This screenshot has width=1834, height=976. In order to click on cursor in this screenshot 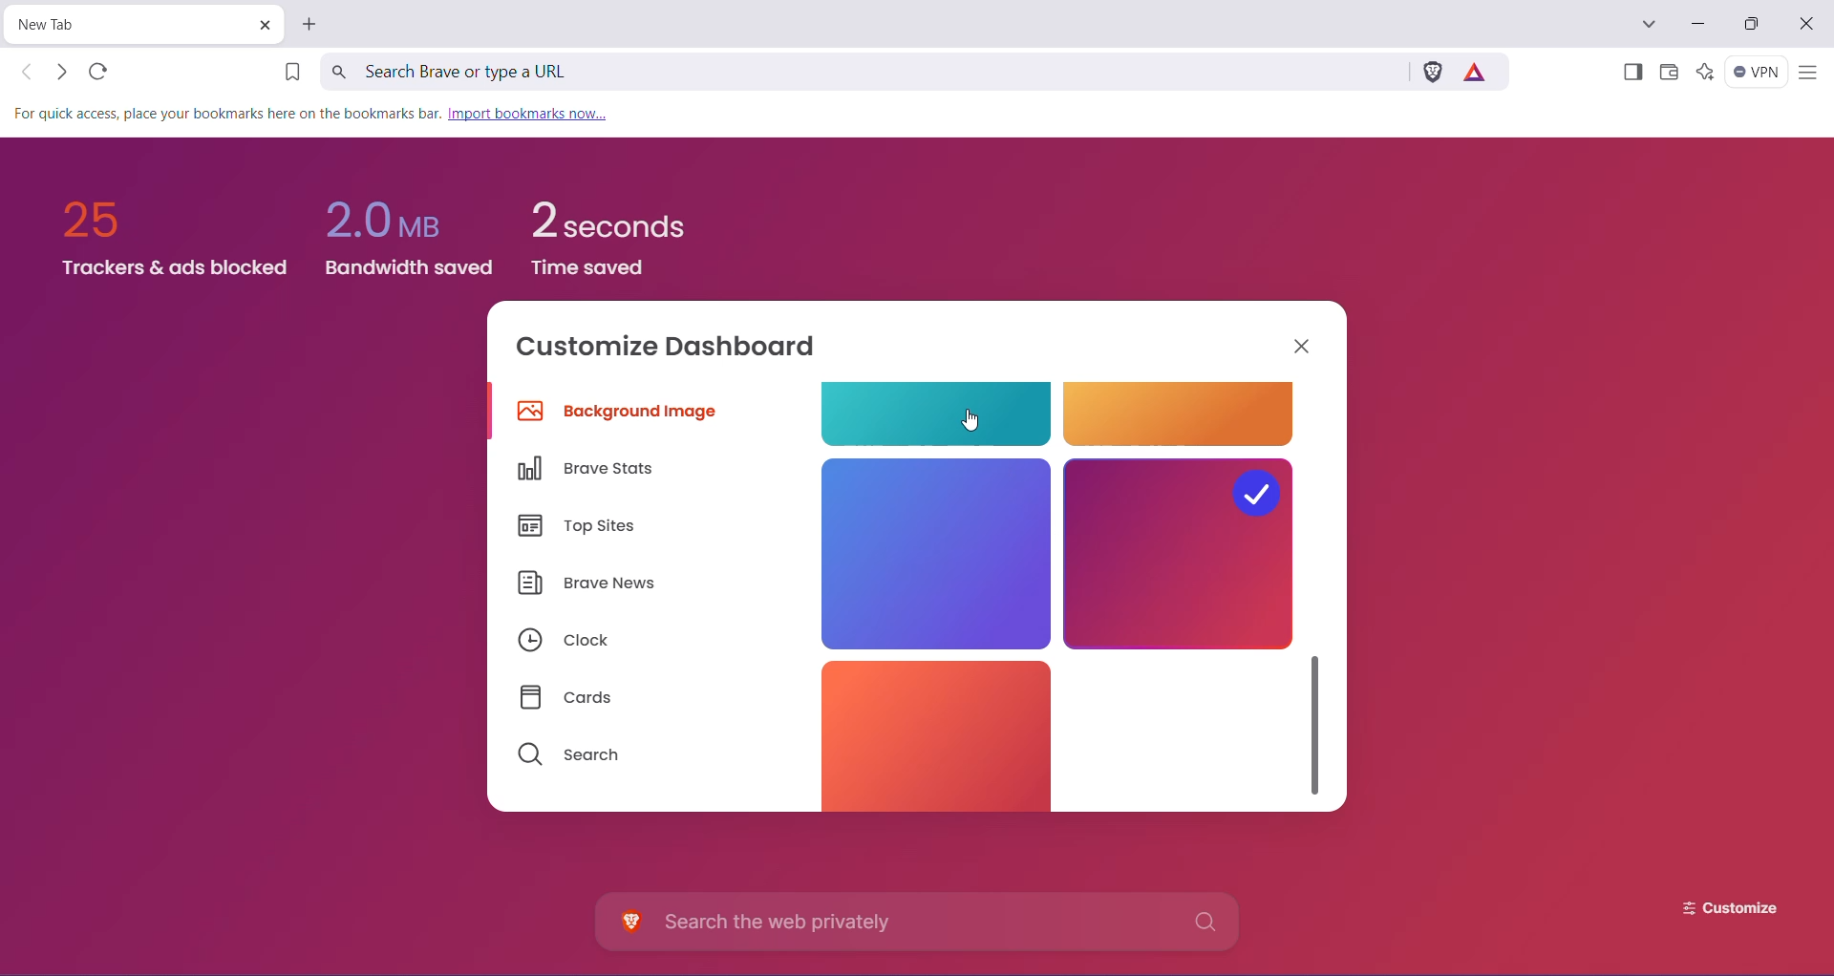, I will do `click(974, 422)`.